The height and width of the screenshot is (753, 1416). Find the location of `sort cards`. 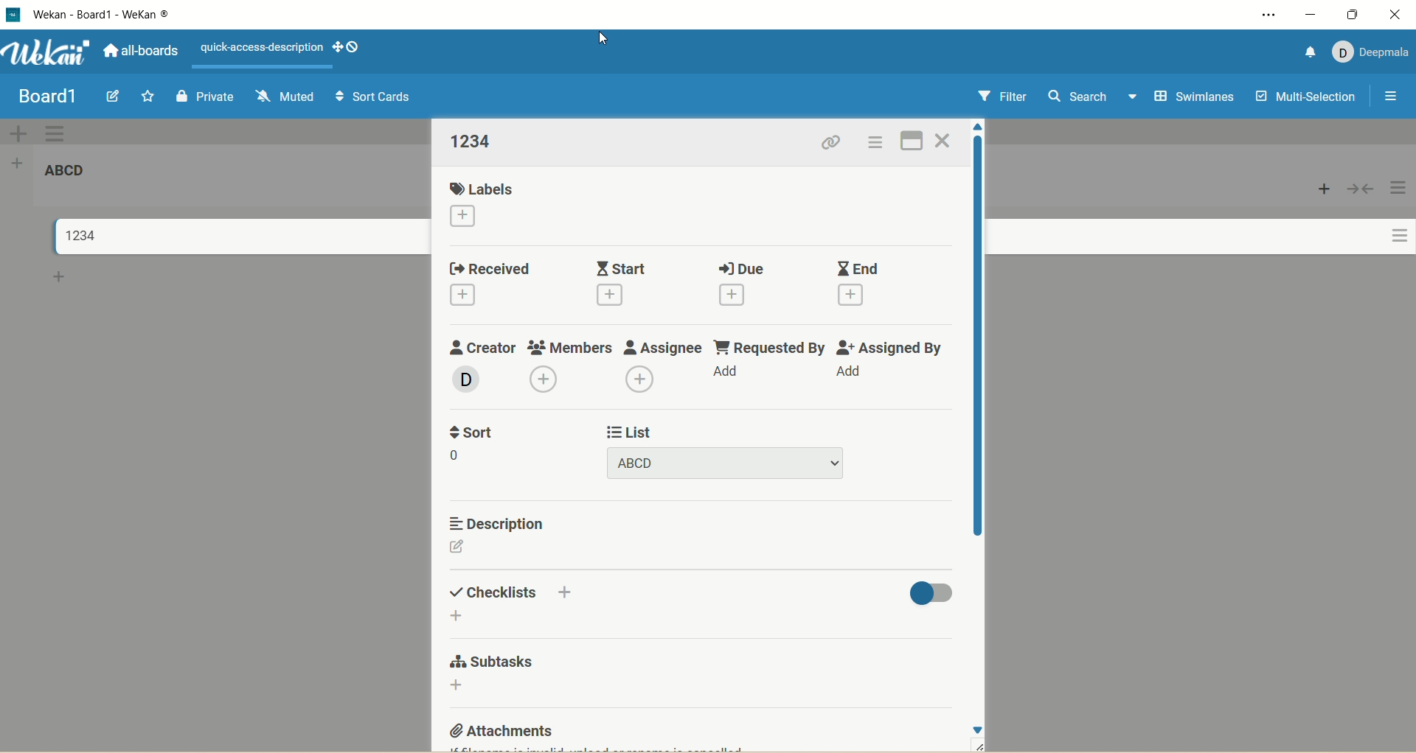

sort cards is located at coordinates (371, 97).